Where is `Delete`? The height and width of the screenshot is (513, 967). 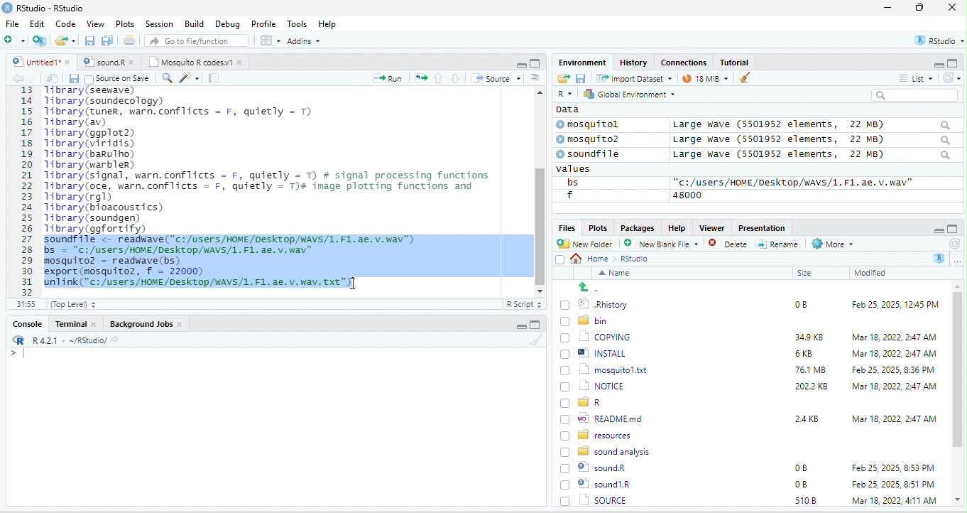 Delete is located at coordinates (730, 244).